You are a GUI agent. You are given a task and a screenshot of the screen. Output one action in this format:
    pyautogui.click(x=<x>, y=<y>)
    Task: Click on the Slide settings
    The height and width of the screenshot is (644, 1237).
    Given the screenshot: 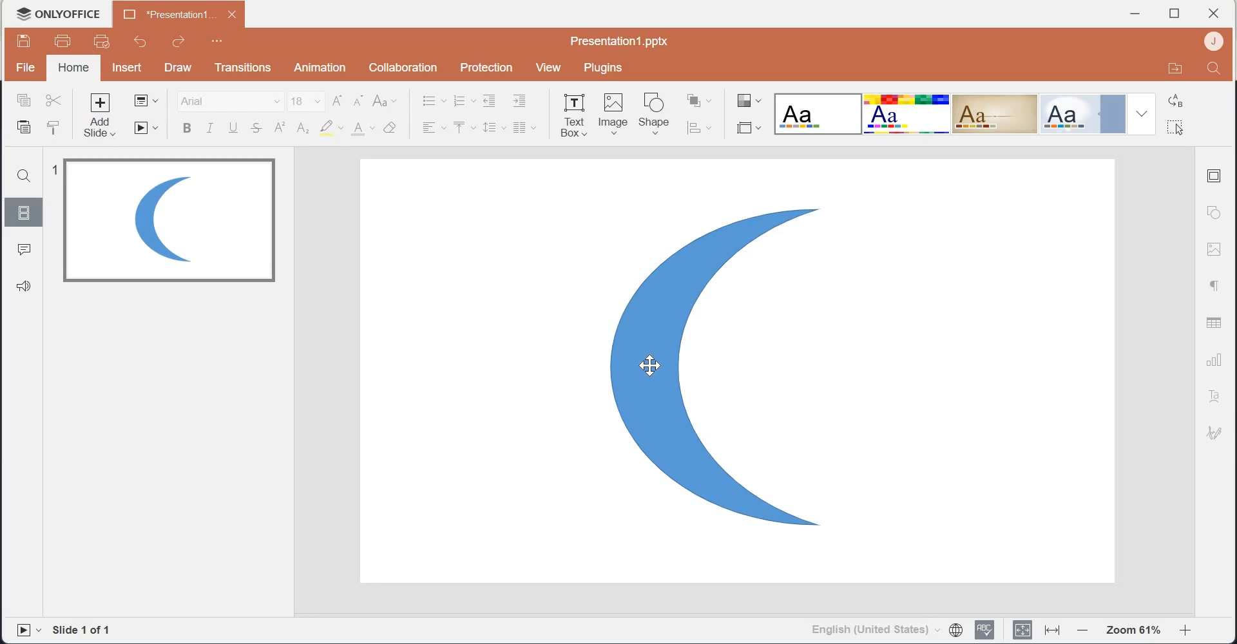 What is the action you would take?
    pyautogui.click(x=1217, y=175)
    